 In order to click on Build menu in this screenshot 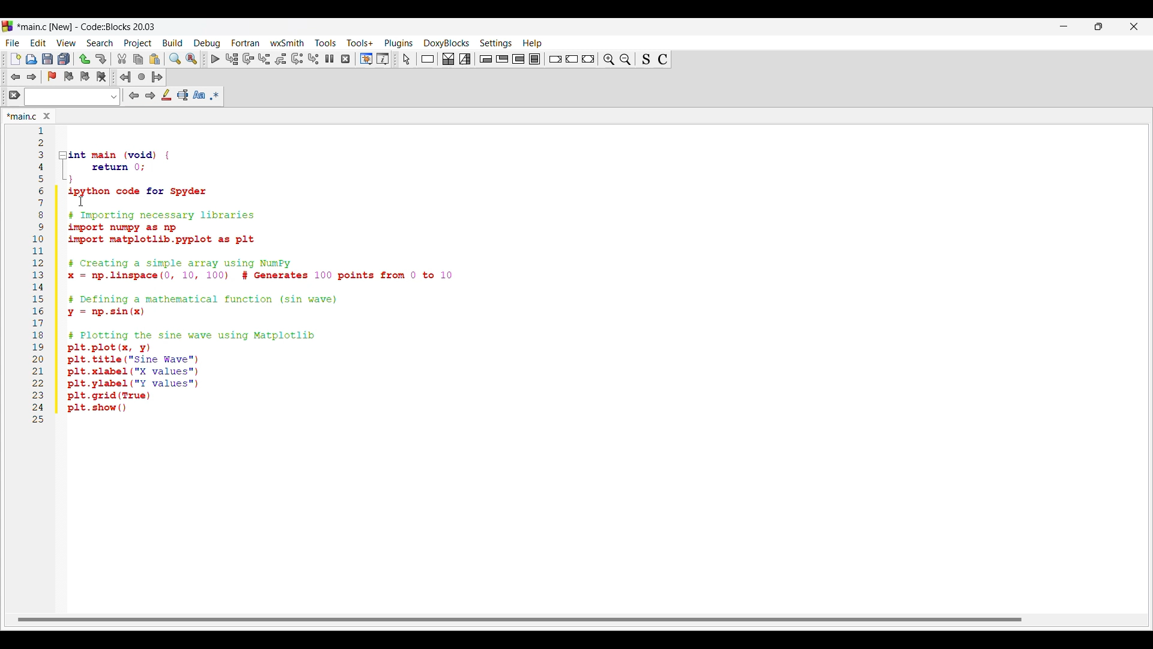, I will do `click(172, 43)`.